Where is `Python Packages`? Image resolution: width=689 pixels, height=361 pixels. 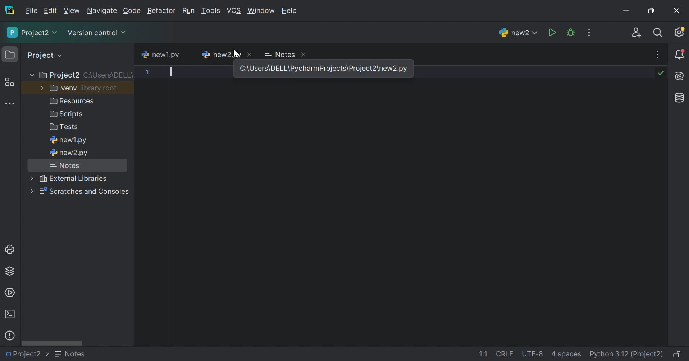 Python Packages is located at coordinates (13, 272).